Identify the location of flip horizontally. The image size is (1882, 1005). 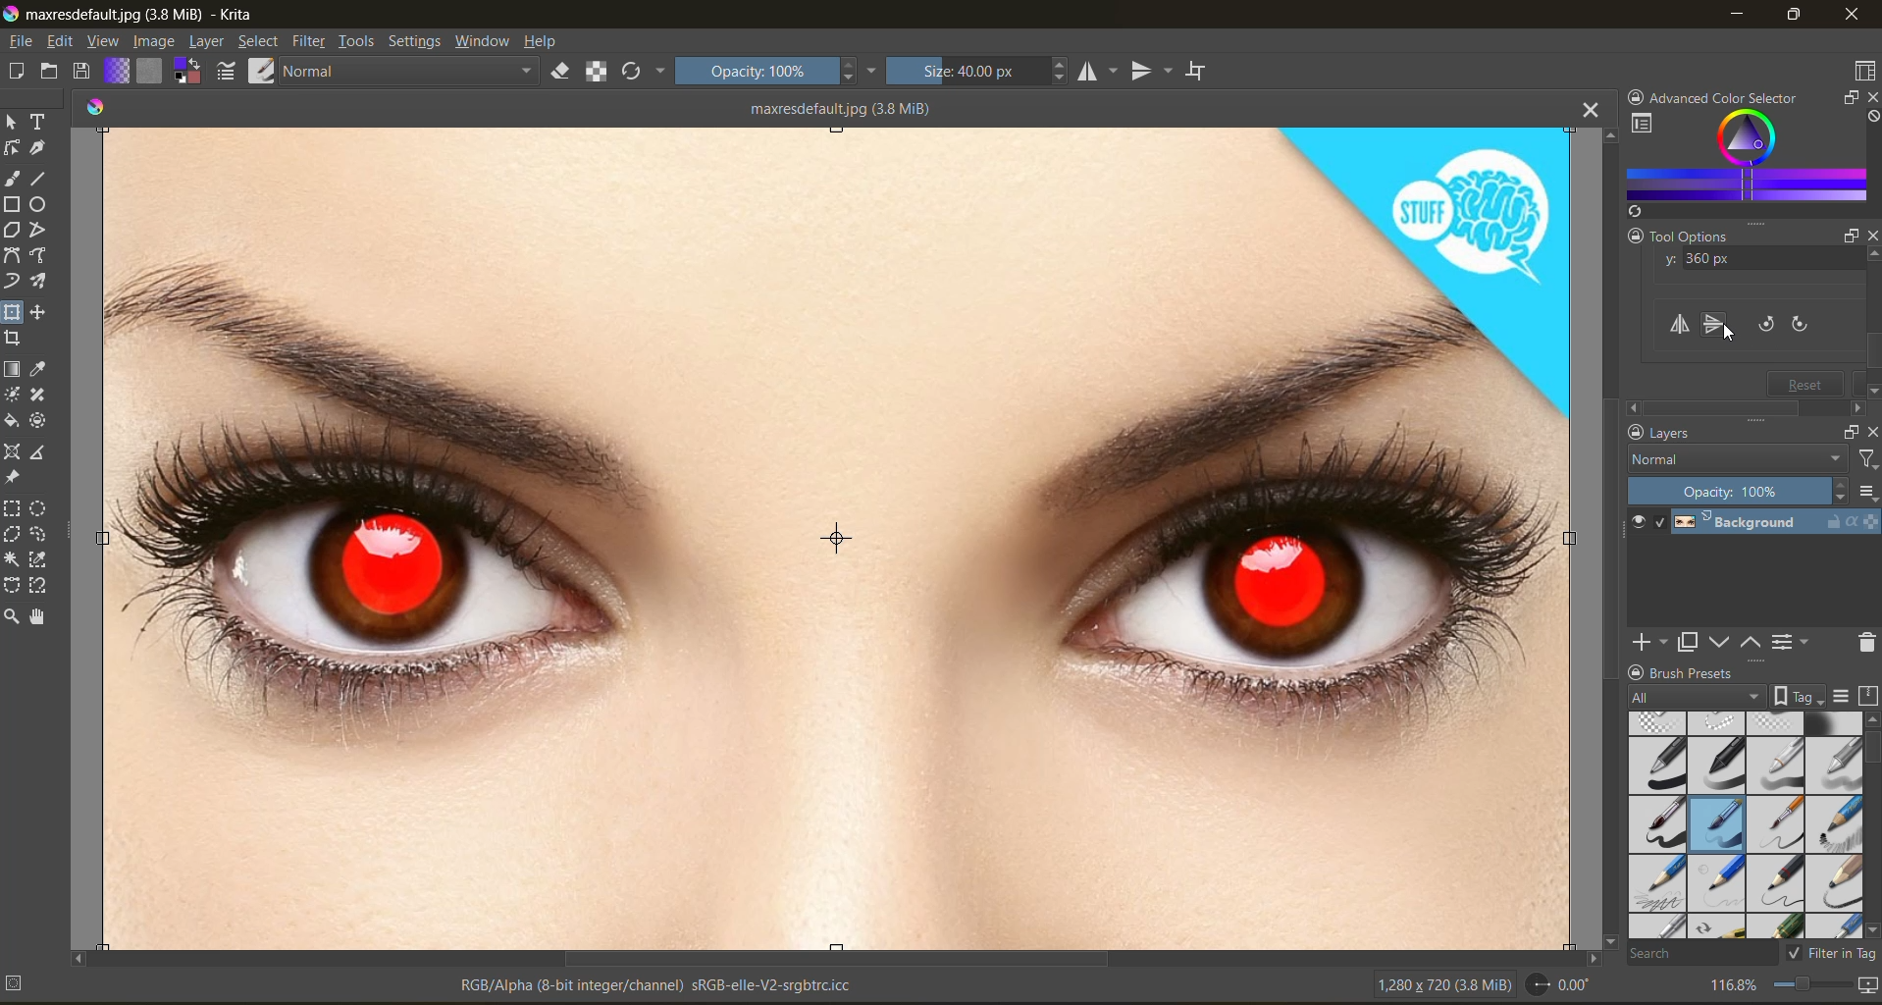
(1679, 325).